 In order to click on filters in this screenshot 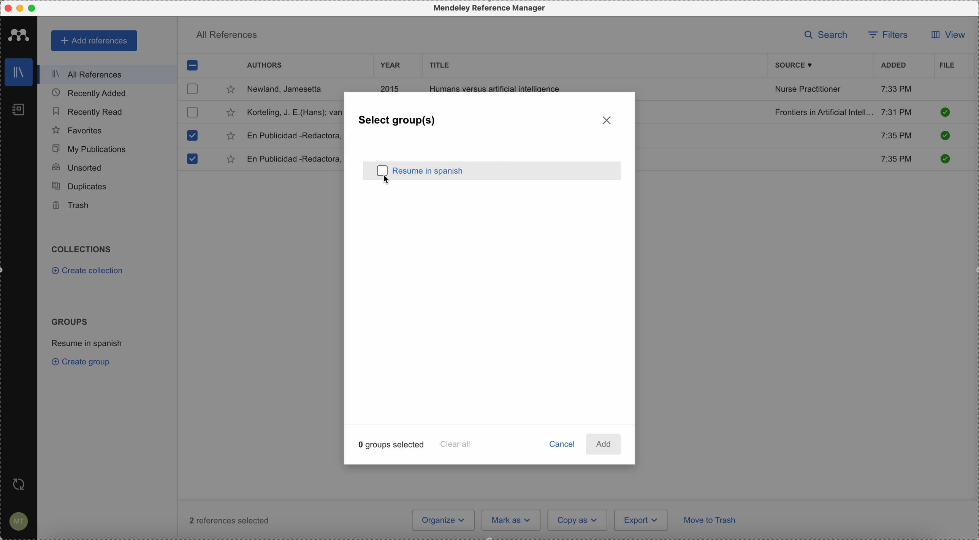, I will do `click(888, 36)`.